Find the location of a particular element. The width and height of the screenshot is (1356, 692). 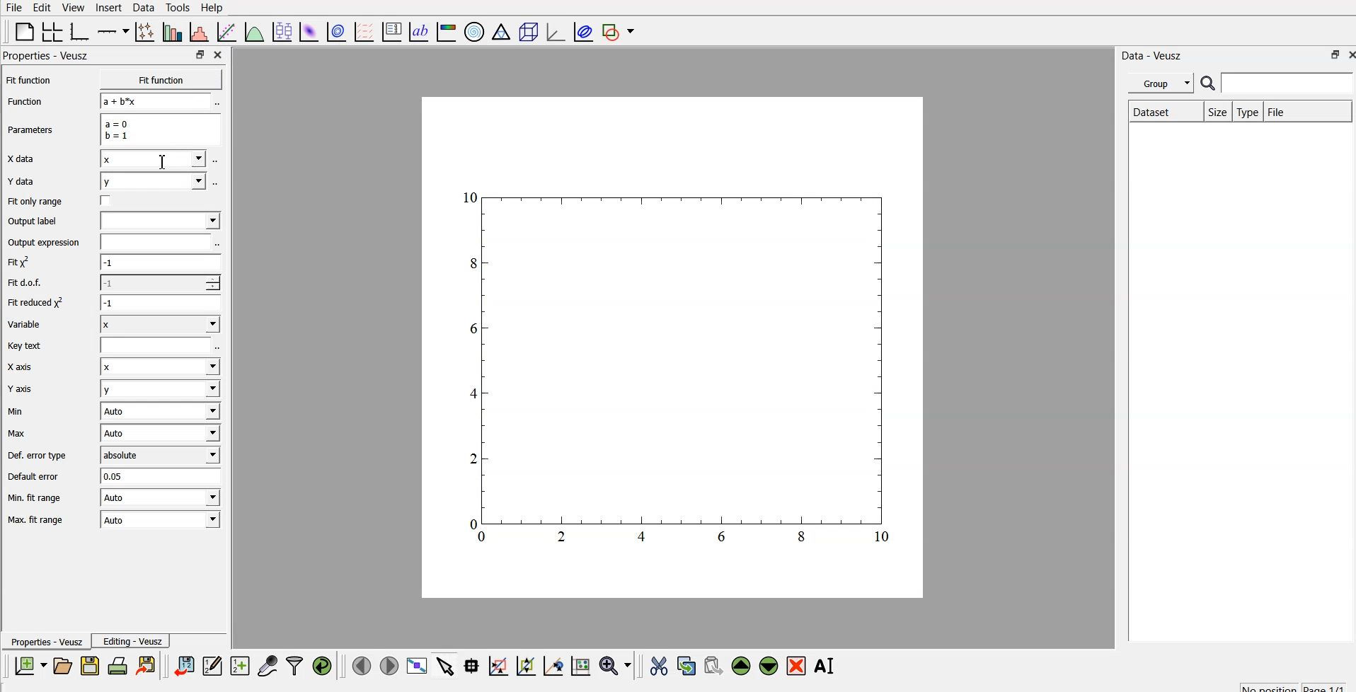

view is located at coordinates (71, 7).